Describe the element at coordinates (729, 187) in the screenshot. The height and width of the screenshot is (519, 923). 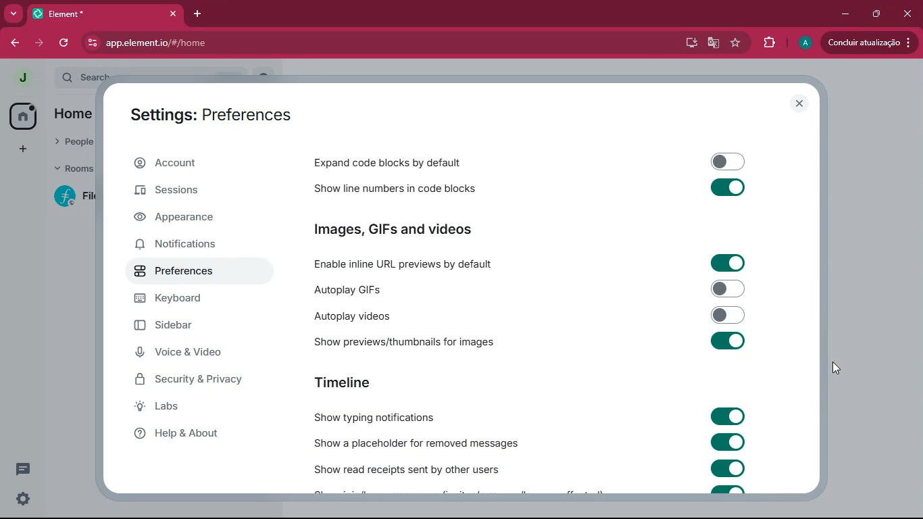
I see `toggle on/off` at that location.